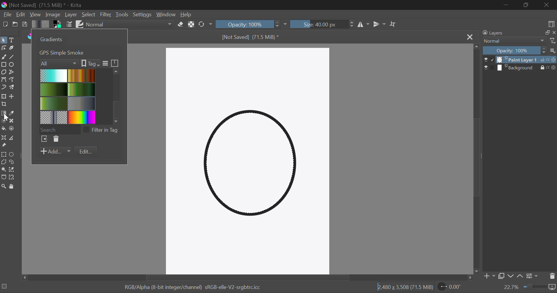 This screenshot has width=557, height=293. I want to click on Freehand, so click(3, 57).